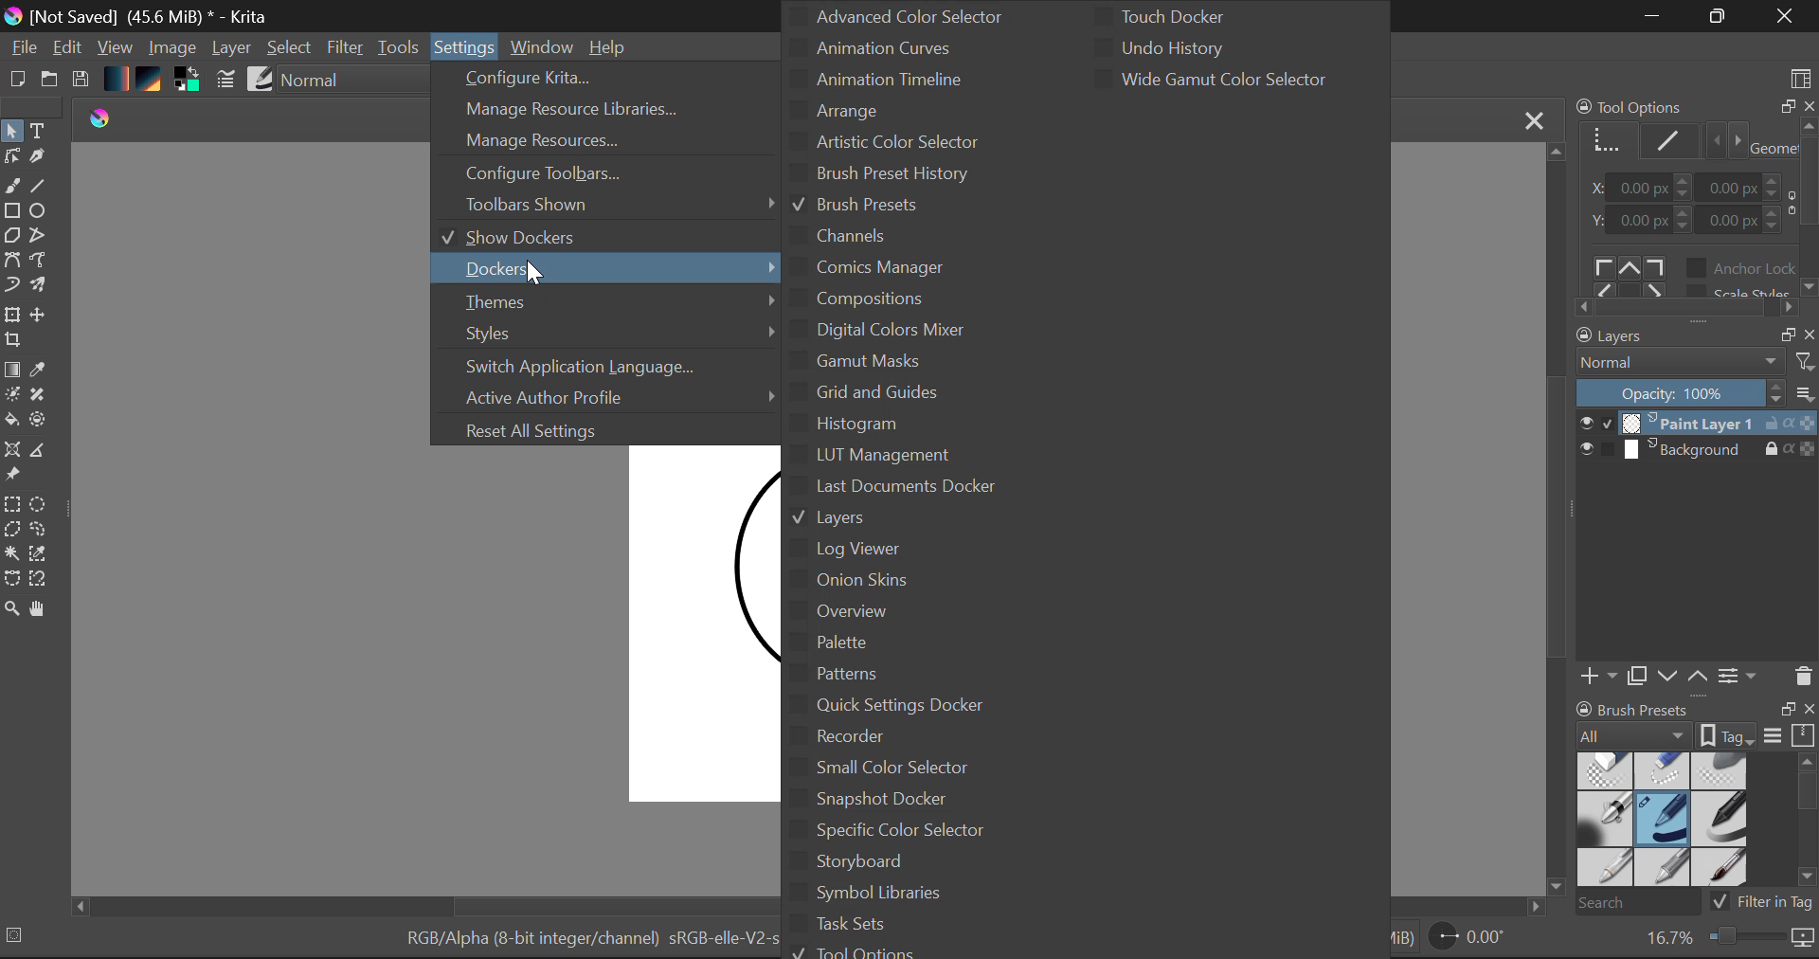 This screenshot has height=959, width=1819. What do you see at coordinates (612, 47) in the screenshot?
I see `Help` at bounding box center [612, 47].